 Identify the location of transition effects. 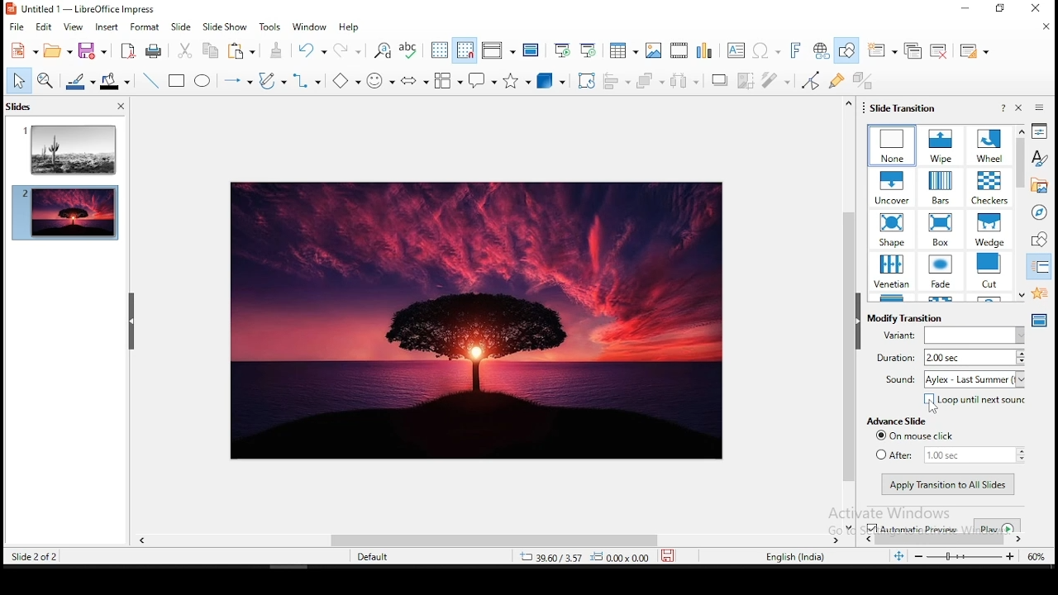
(992, 145).